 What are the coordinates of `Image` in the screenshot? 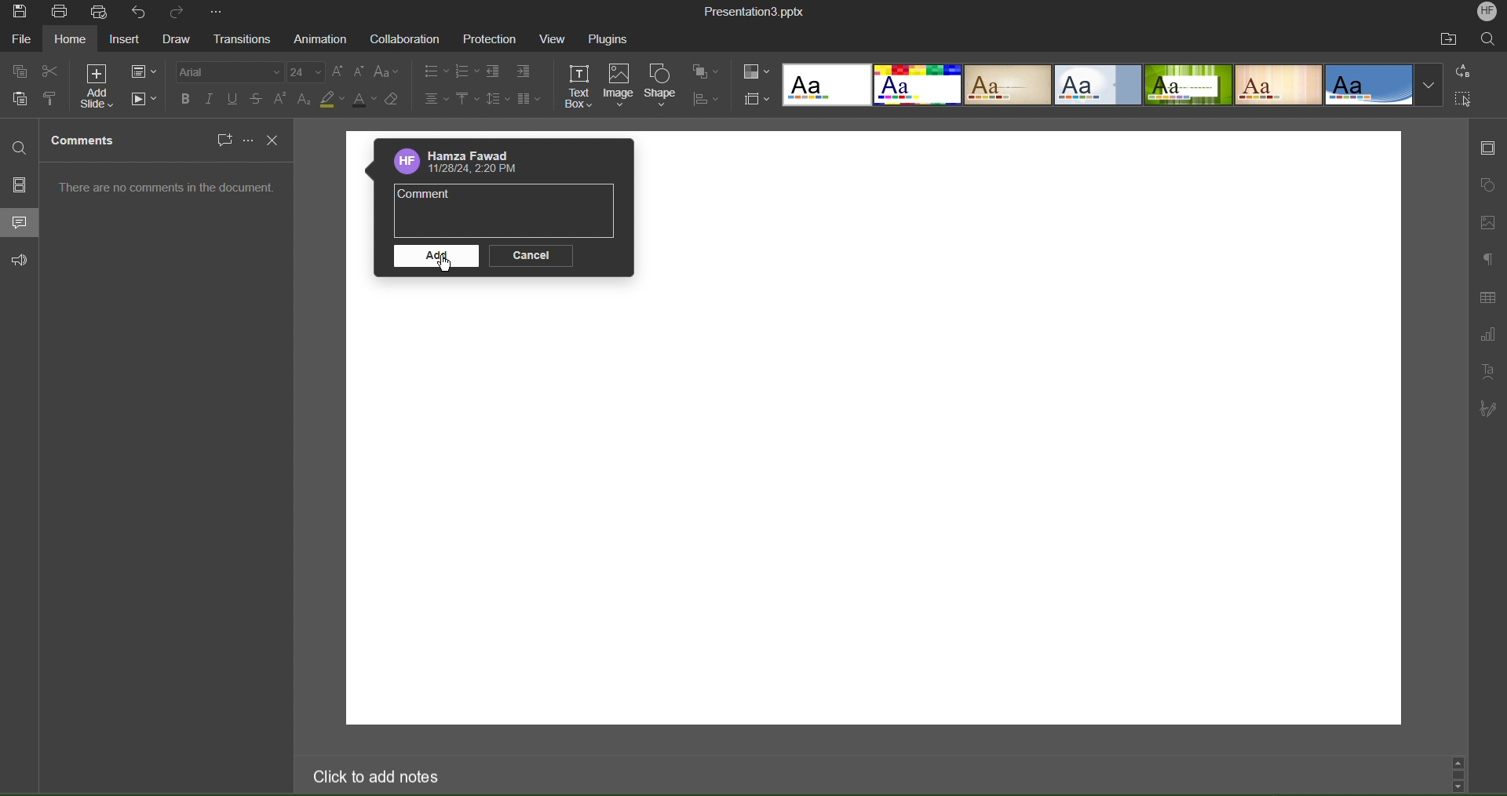 It's located at (622, 86).